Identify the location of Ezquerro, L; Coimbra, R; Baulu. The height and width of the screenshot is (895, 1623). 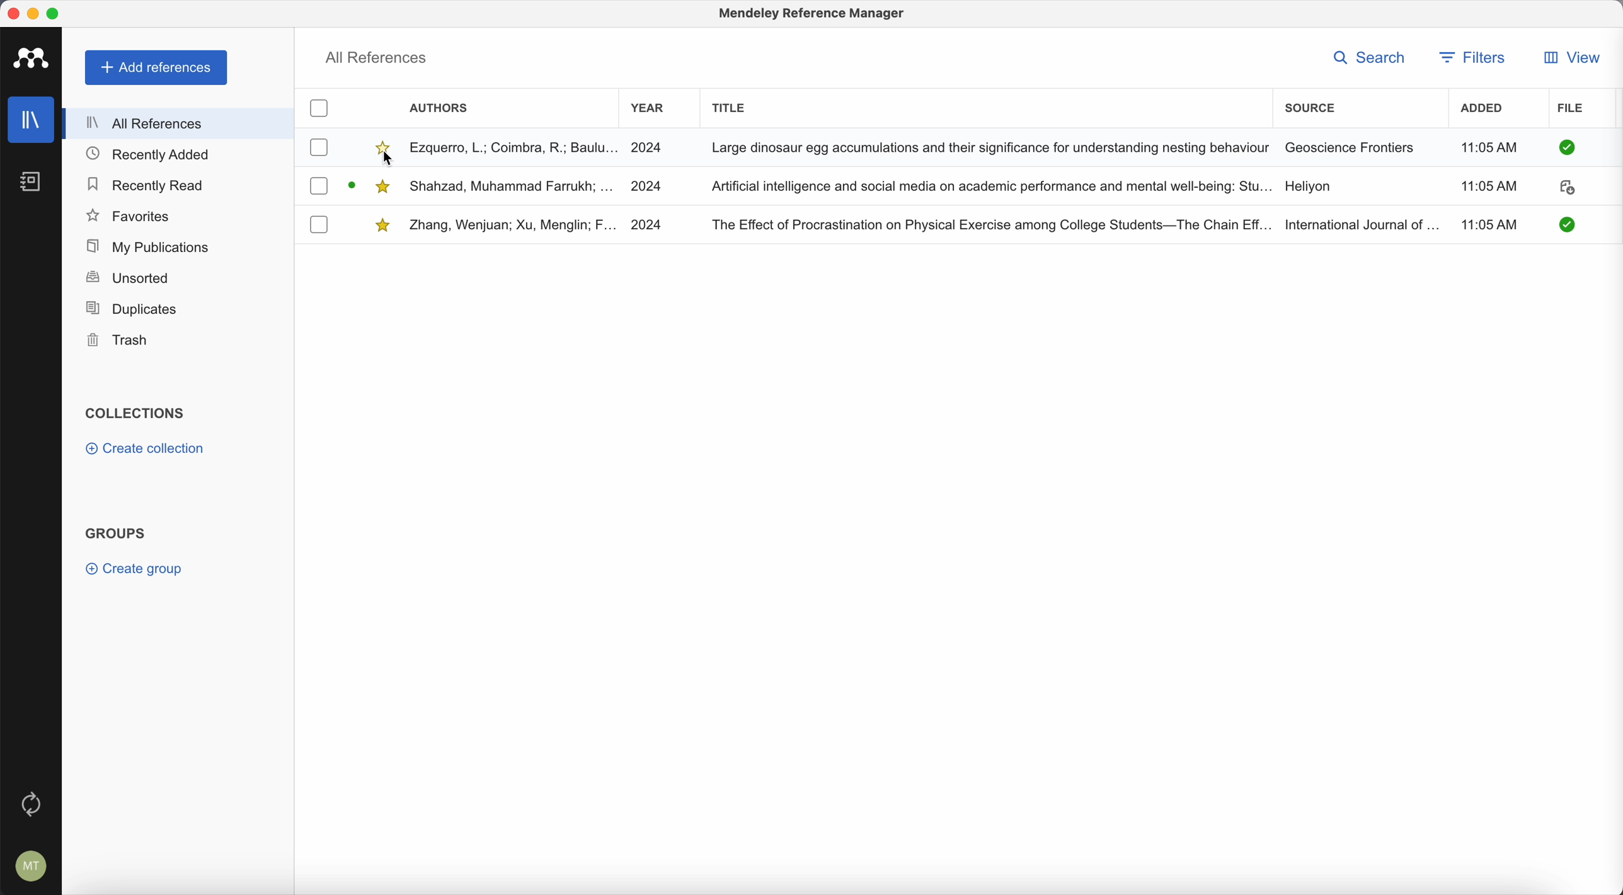
(513, 147).